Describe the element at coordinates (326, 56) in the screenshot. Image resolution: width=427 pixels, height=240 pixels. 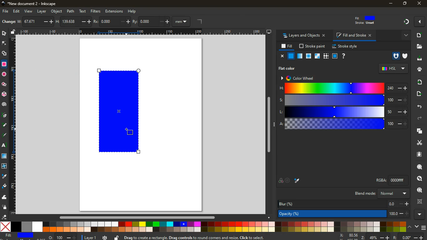
I see `texture` at that location.